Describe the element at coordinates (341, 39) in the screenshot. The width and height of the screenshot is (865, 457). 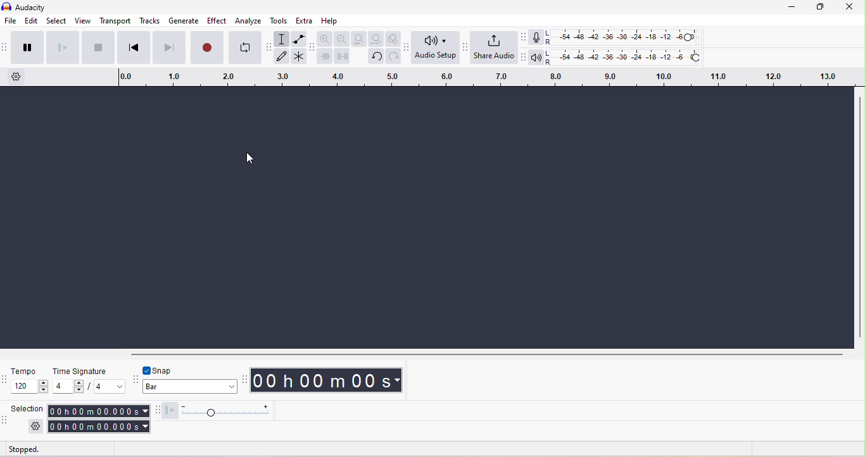
I see `zoom out` at that location.